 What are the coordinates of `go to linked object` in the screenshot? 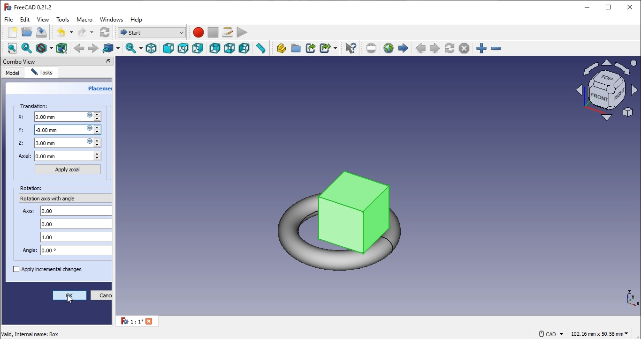 It's located at (112, 48).